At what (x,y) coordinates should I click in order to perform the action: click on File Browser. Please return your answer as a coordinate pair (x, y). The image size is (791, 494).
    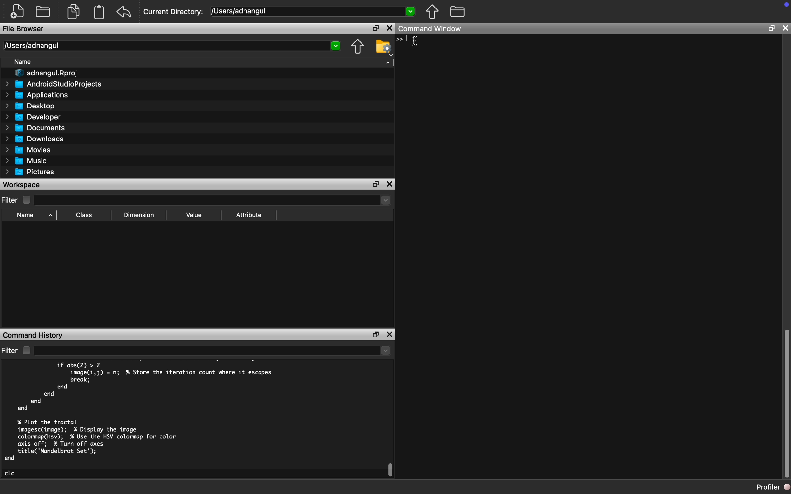
    Looking at the image, I should click on (23, 30).